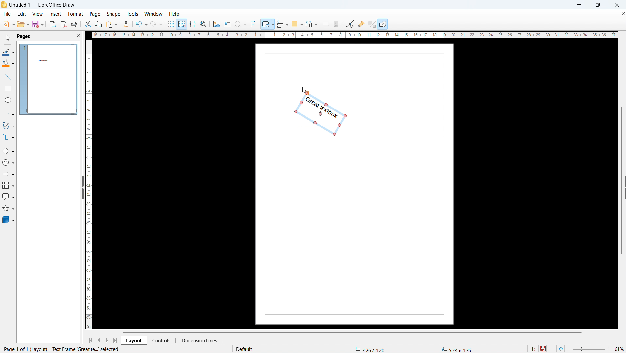  Describe the element at coordinates (91, 340) in the screenshot. I see `go to first page` at that location.